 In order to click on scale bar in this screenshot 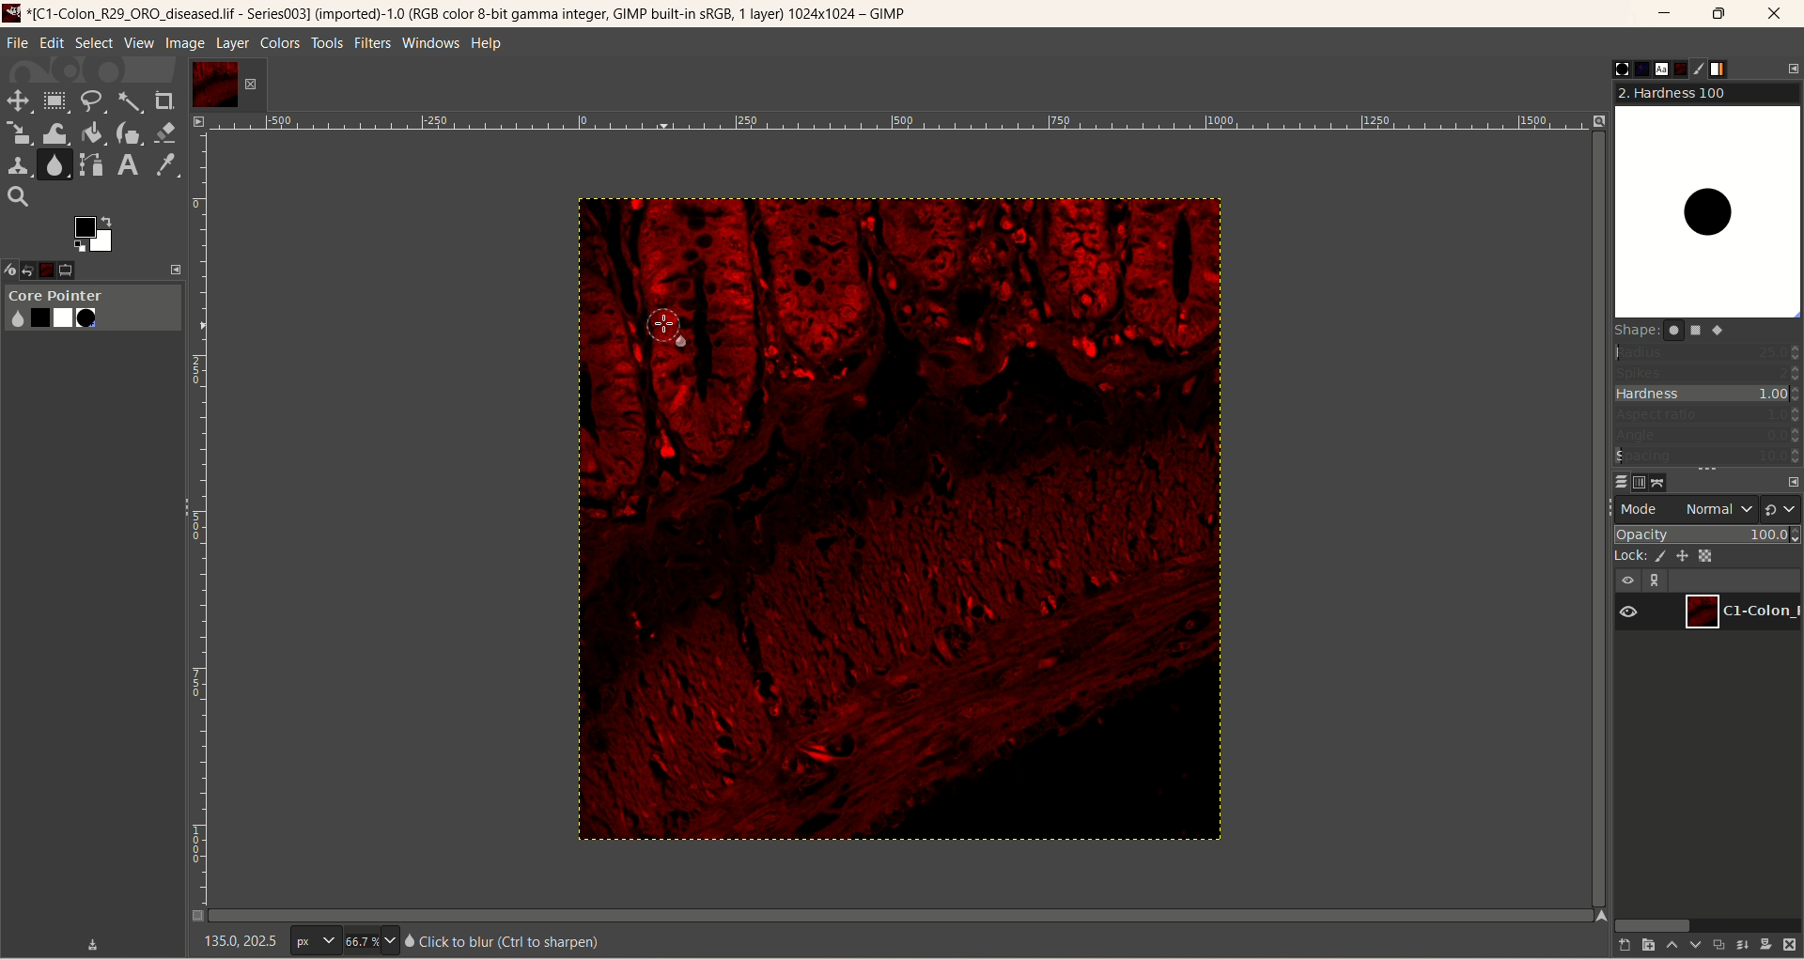, I will do `click(899, 125)`.